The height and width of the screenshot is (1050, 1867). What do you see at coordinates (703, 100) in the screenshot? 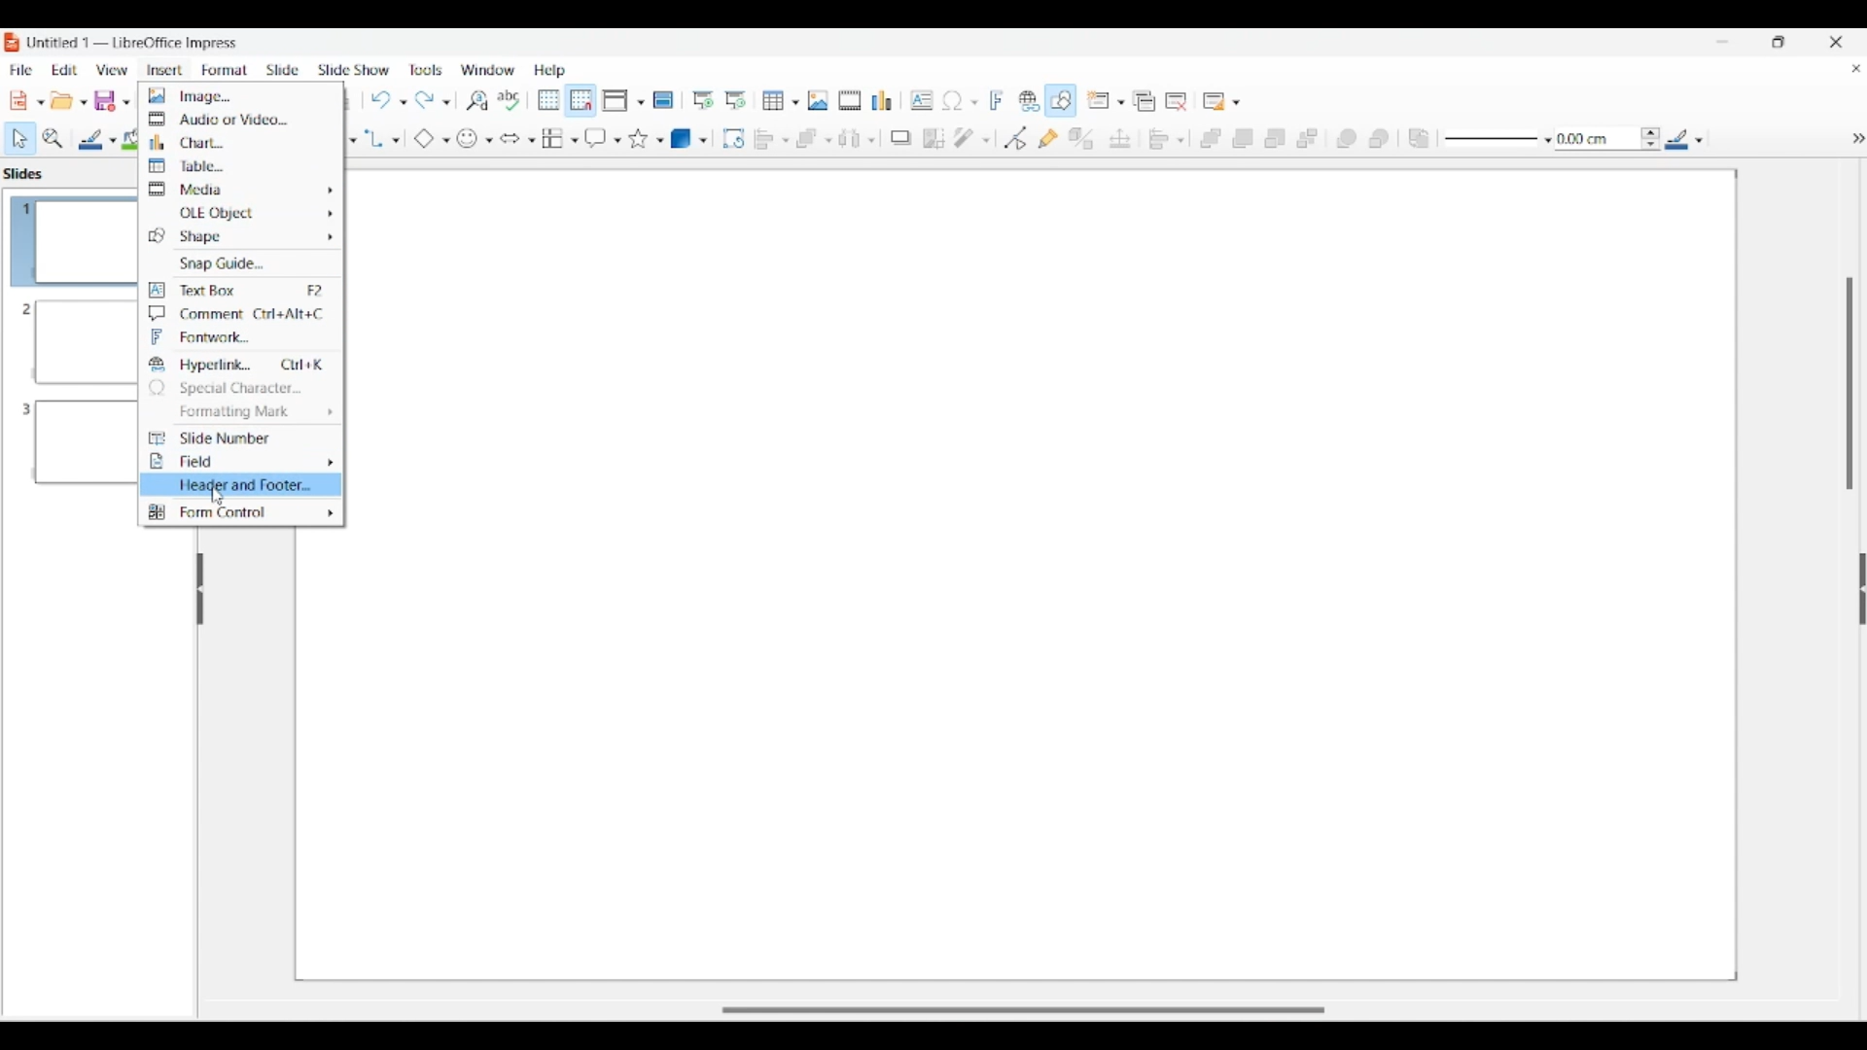
I see `Start from first slide` at bounding box center [703, 100].